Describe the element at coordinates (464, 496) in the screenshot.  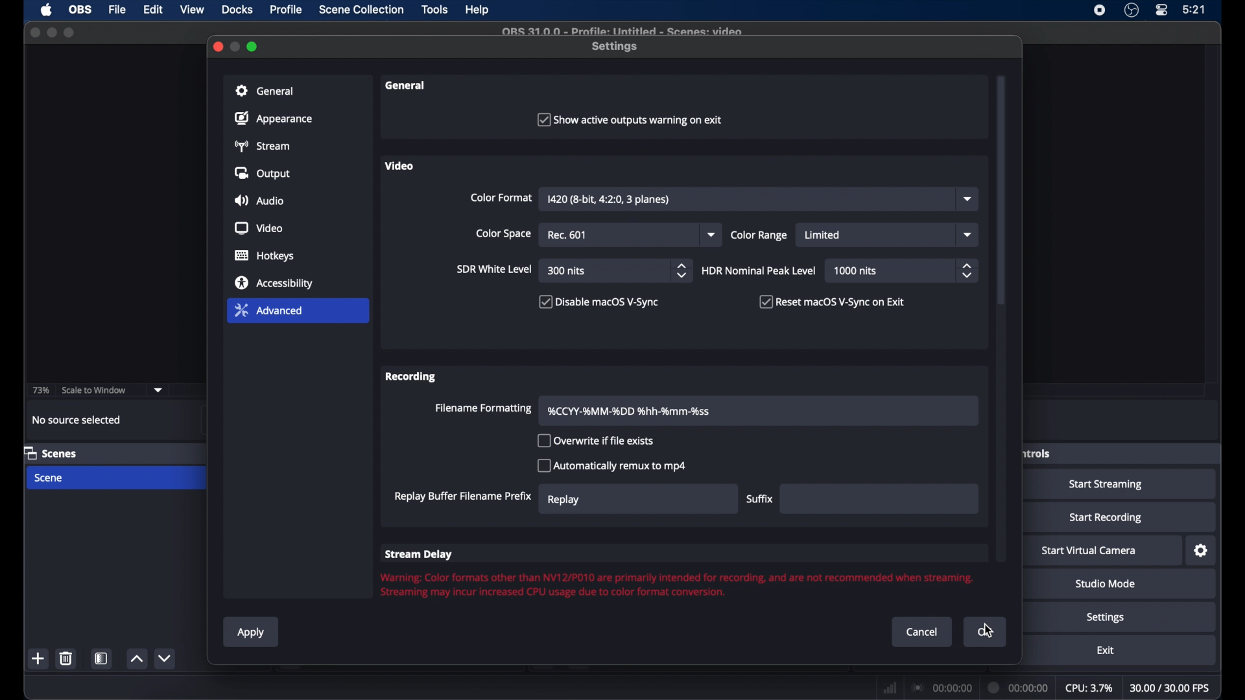
I see `replay buffer` at that location.